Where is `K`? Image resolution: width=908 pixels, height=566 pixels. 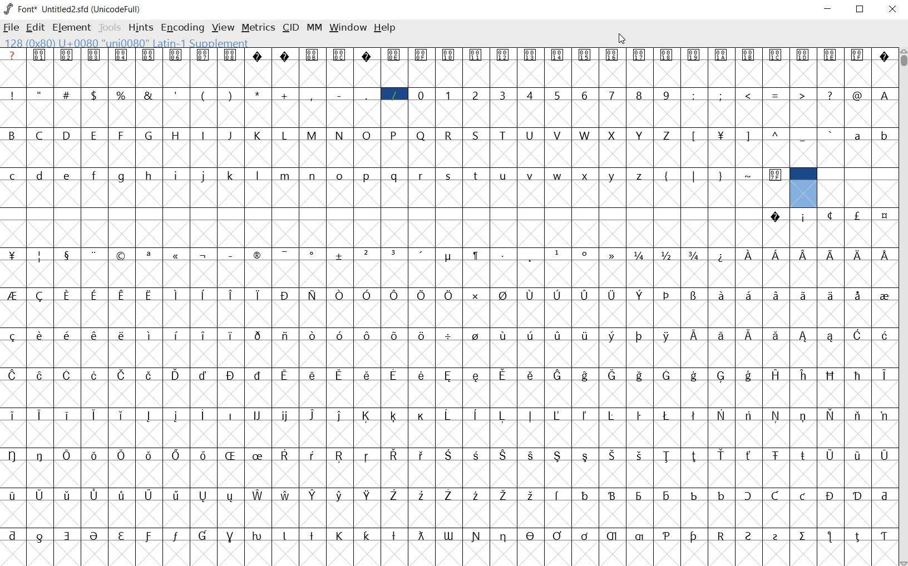 K is located at coordinates (259, 135).